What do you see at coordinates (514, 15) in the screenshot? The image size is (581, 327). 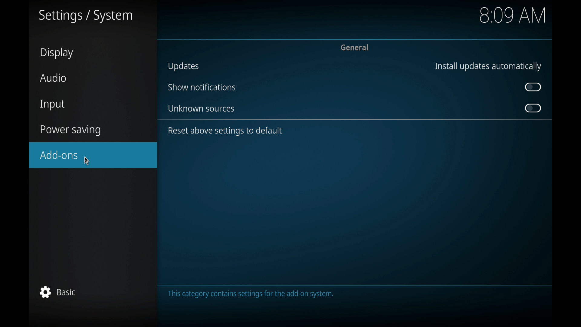 I see `8.09 am` at bounding box center [514, 15].